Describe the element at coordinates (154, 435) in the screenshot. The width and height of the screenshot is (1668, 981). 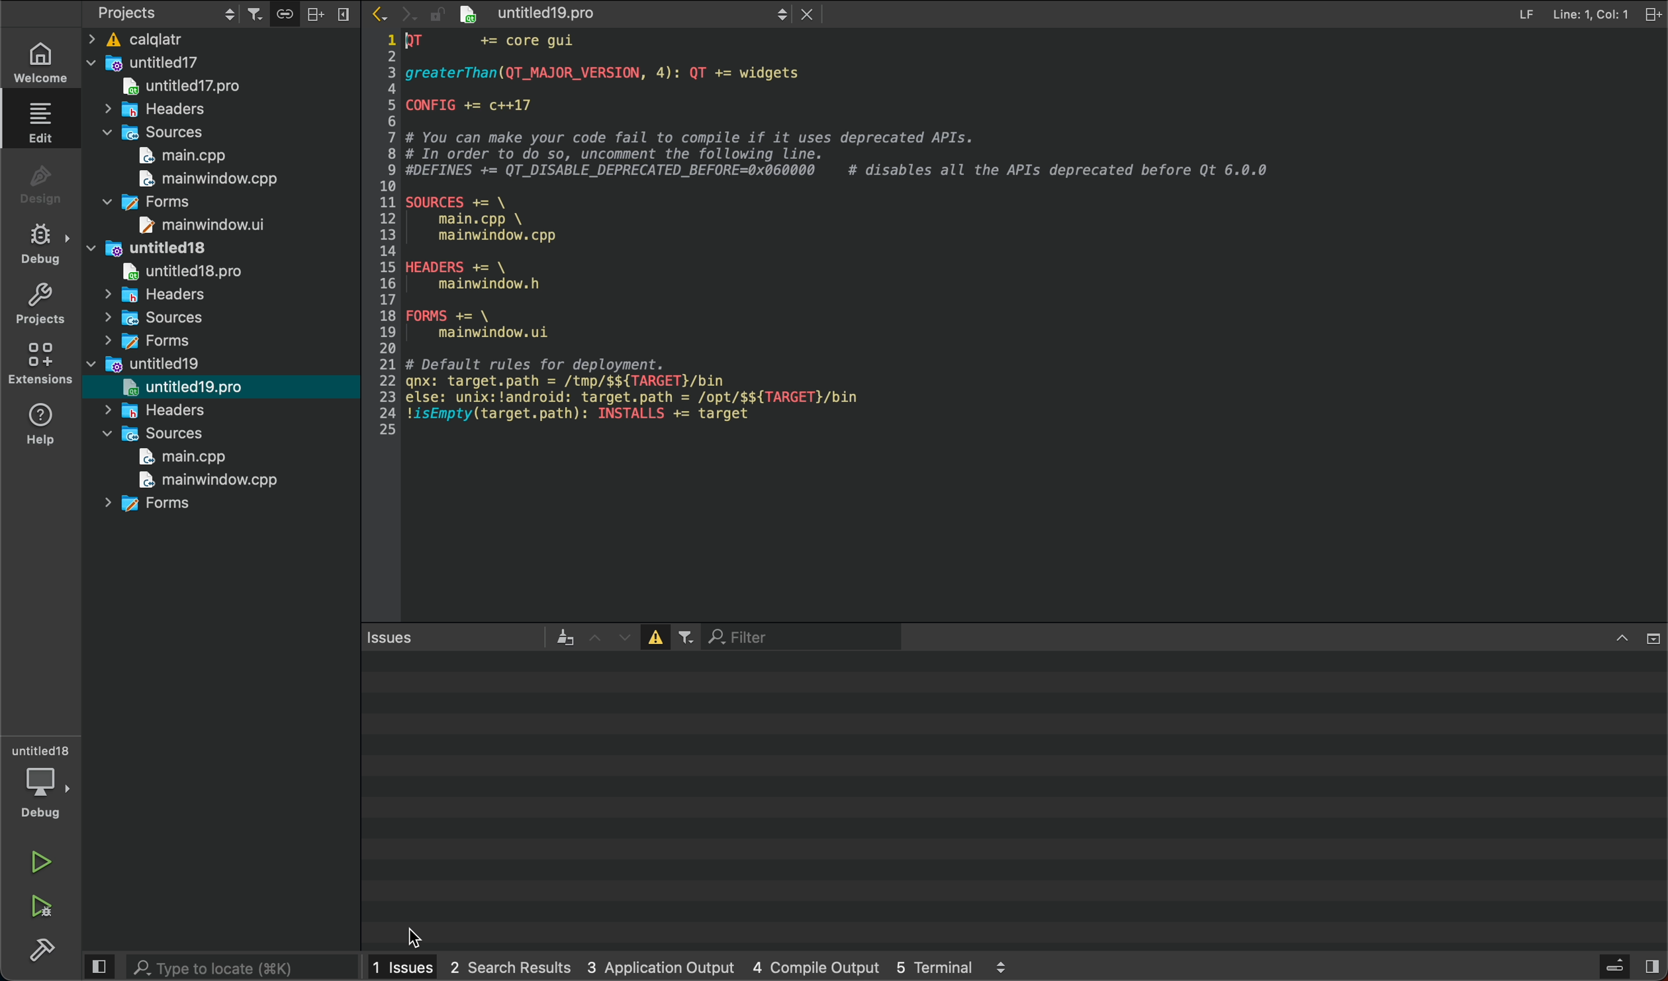
I see `sources` at that location.